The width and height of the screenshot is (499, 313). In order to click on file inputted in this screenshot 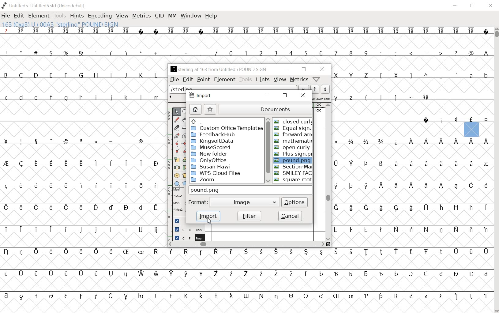, I will do `click(250, 190)`.